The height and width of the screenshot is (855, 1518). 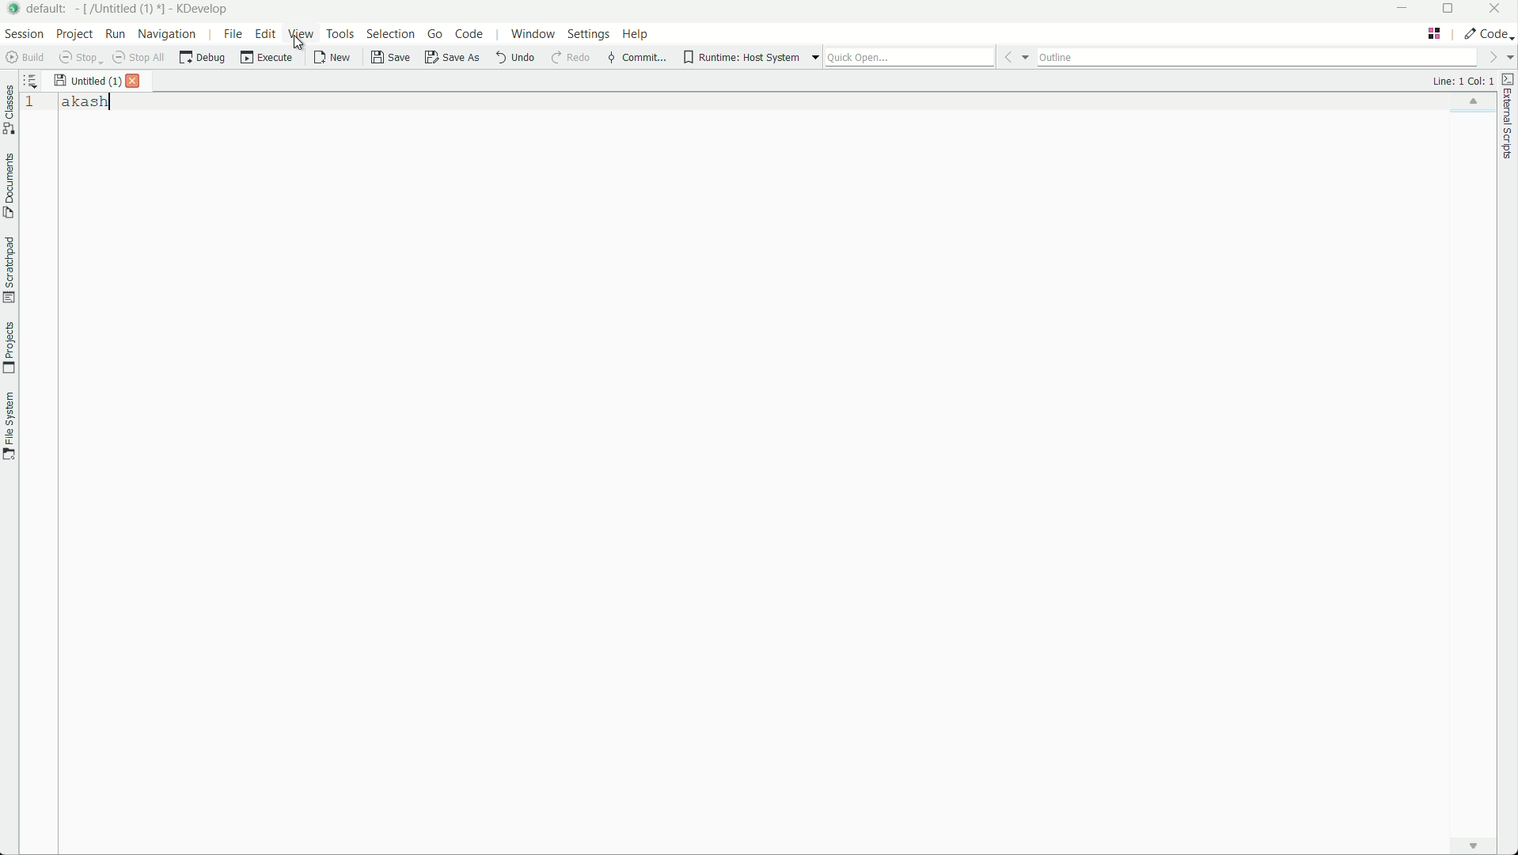 What do you see at coordinates (135, 82) in the screenshot?
I see `close file` at bounding box center [135, 82].